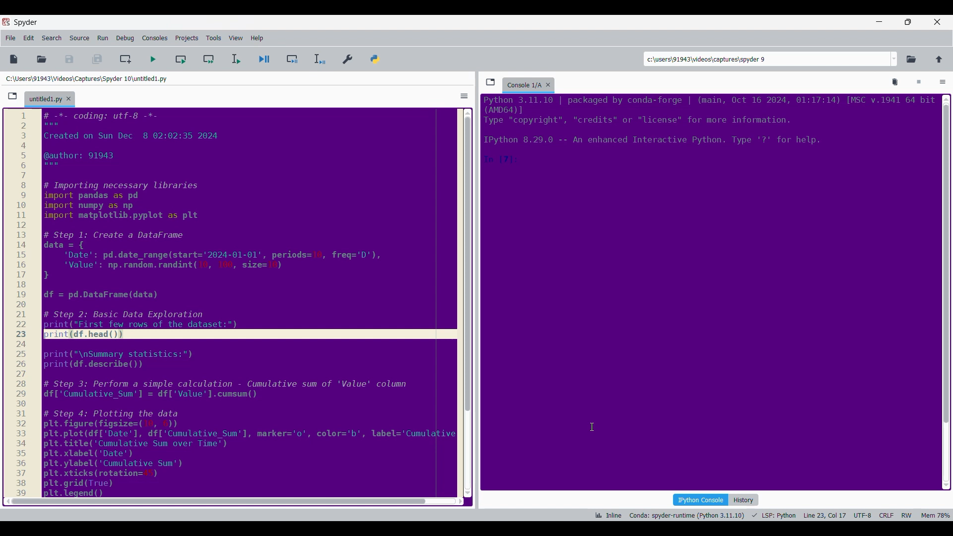  I want to click on untitled  tab, so click(44, 98).